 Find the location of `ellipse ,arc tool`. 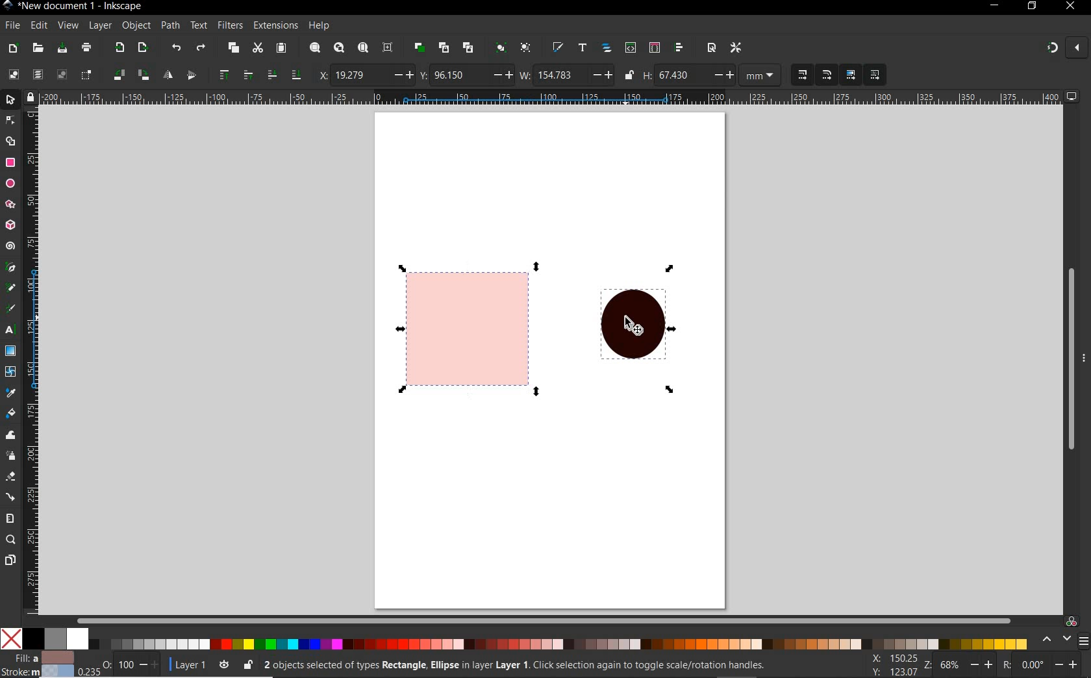

ellipse ,arc tool is located at coordinates (10, 182).